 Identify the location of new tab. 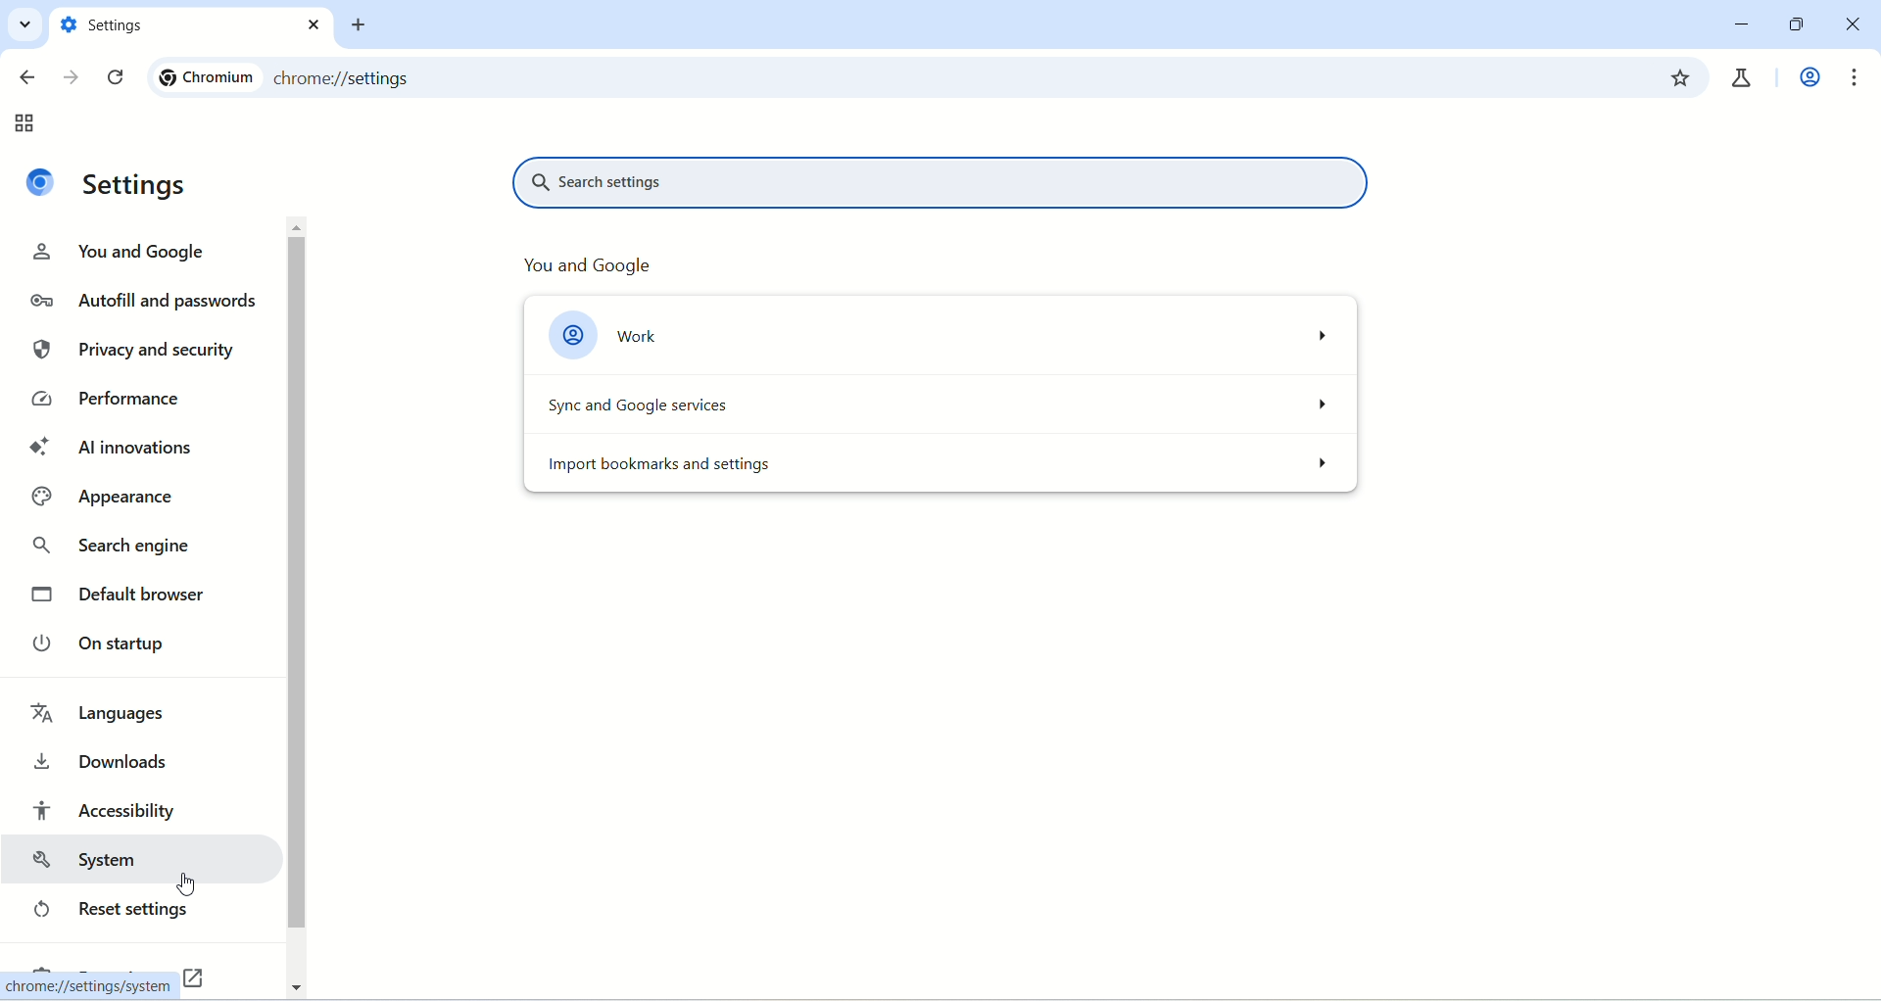
(363, 25).